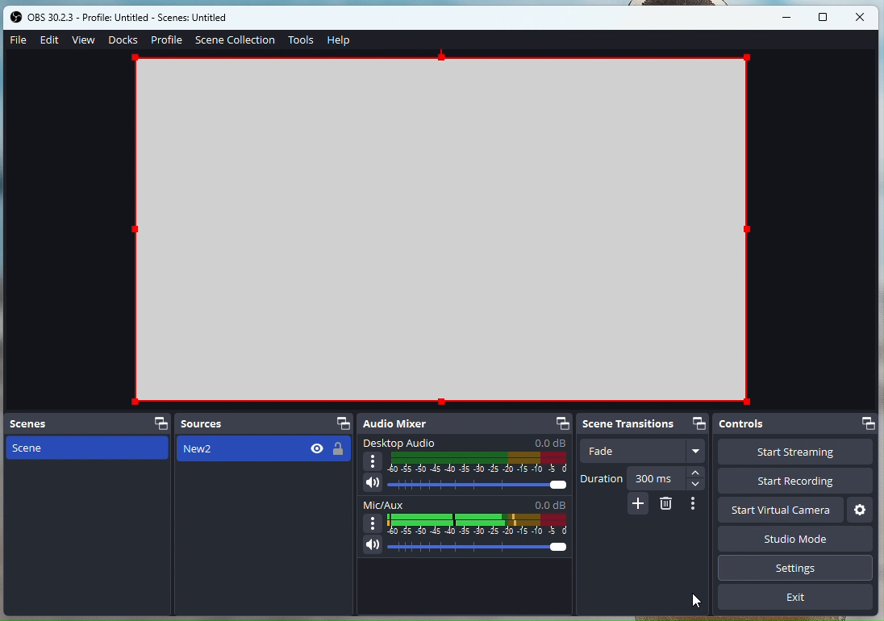 This screenshot has height=621, width=884. What do you see at coordinates (629, 423) in the screenshot?
I see `Scene Transitions` at bounding box center [629, 423].